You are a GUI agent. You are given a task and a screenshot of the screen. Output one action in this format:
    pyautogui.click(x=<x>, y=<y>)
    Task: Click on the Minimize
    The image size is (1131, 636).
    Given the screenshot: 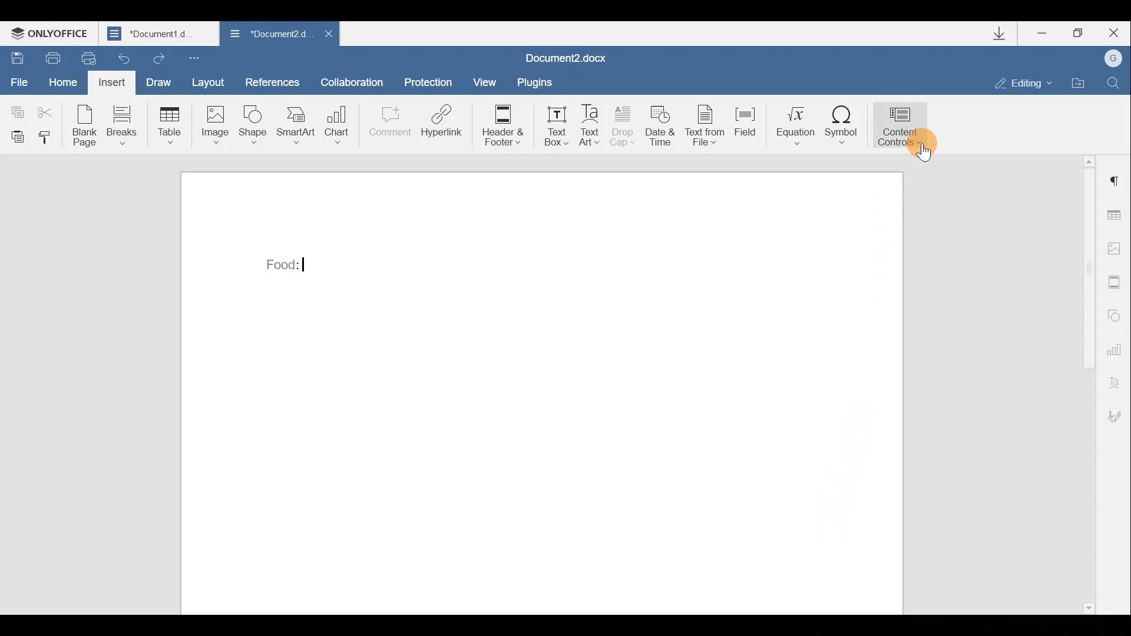 What is the action you would take?
    pyautogui.click(x=1047, y=35)
    